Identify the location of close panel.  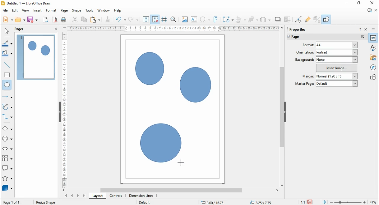
(56, 28).